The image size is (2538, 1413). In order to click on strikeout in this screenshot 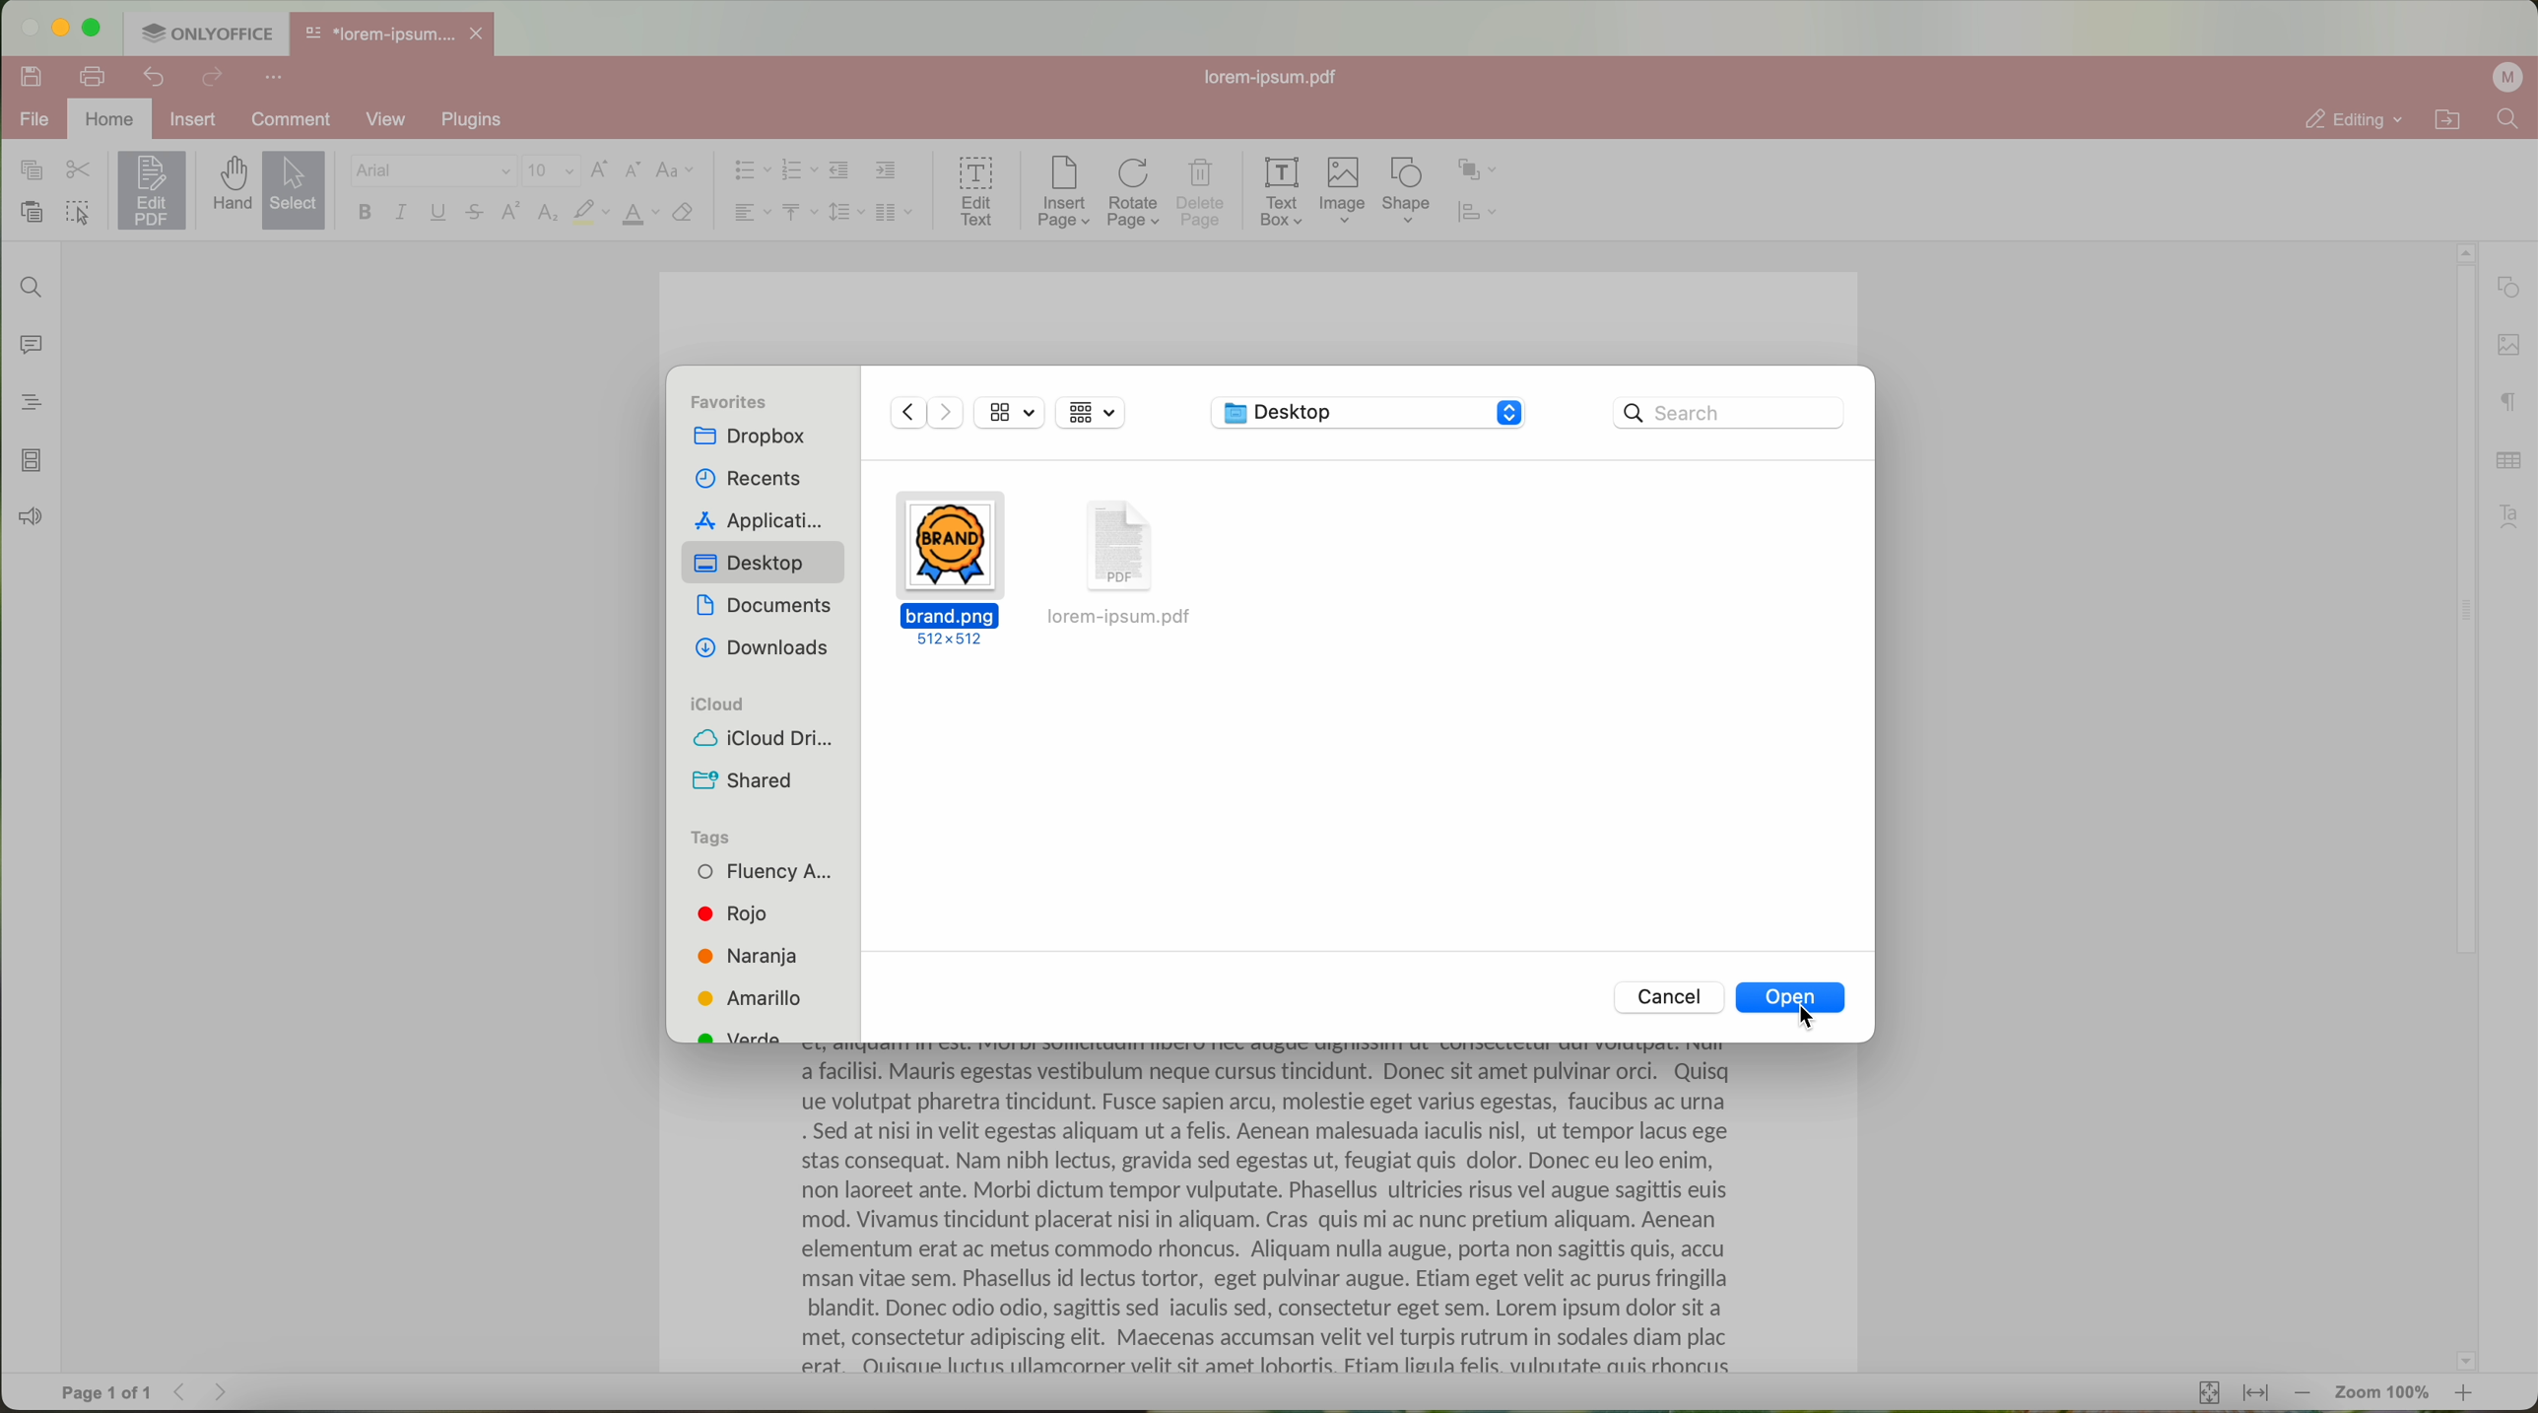, I will do `click(476, 214)`.